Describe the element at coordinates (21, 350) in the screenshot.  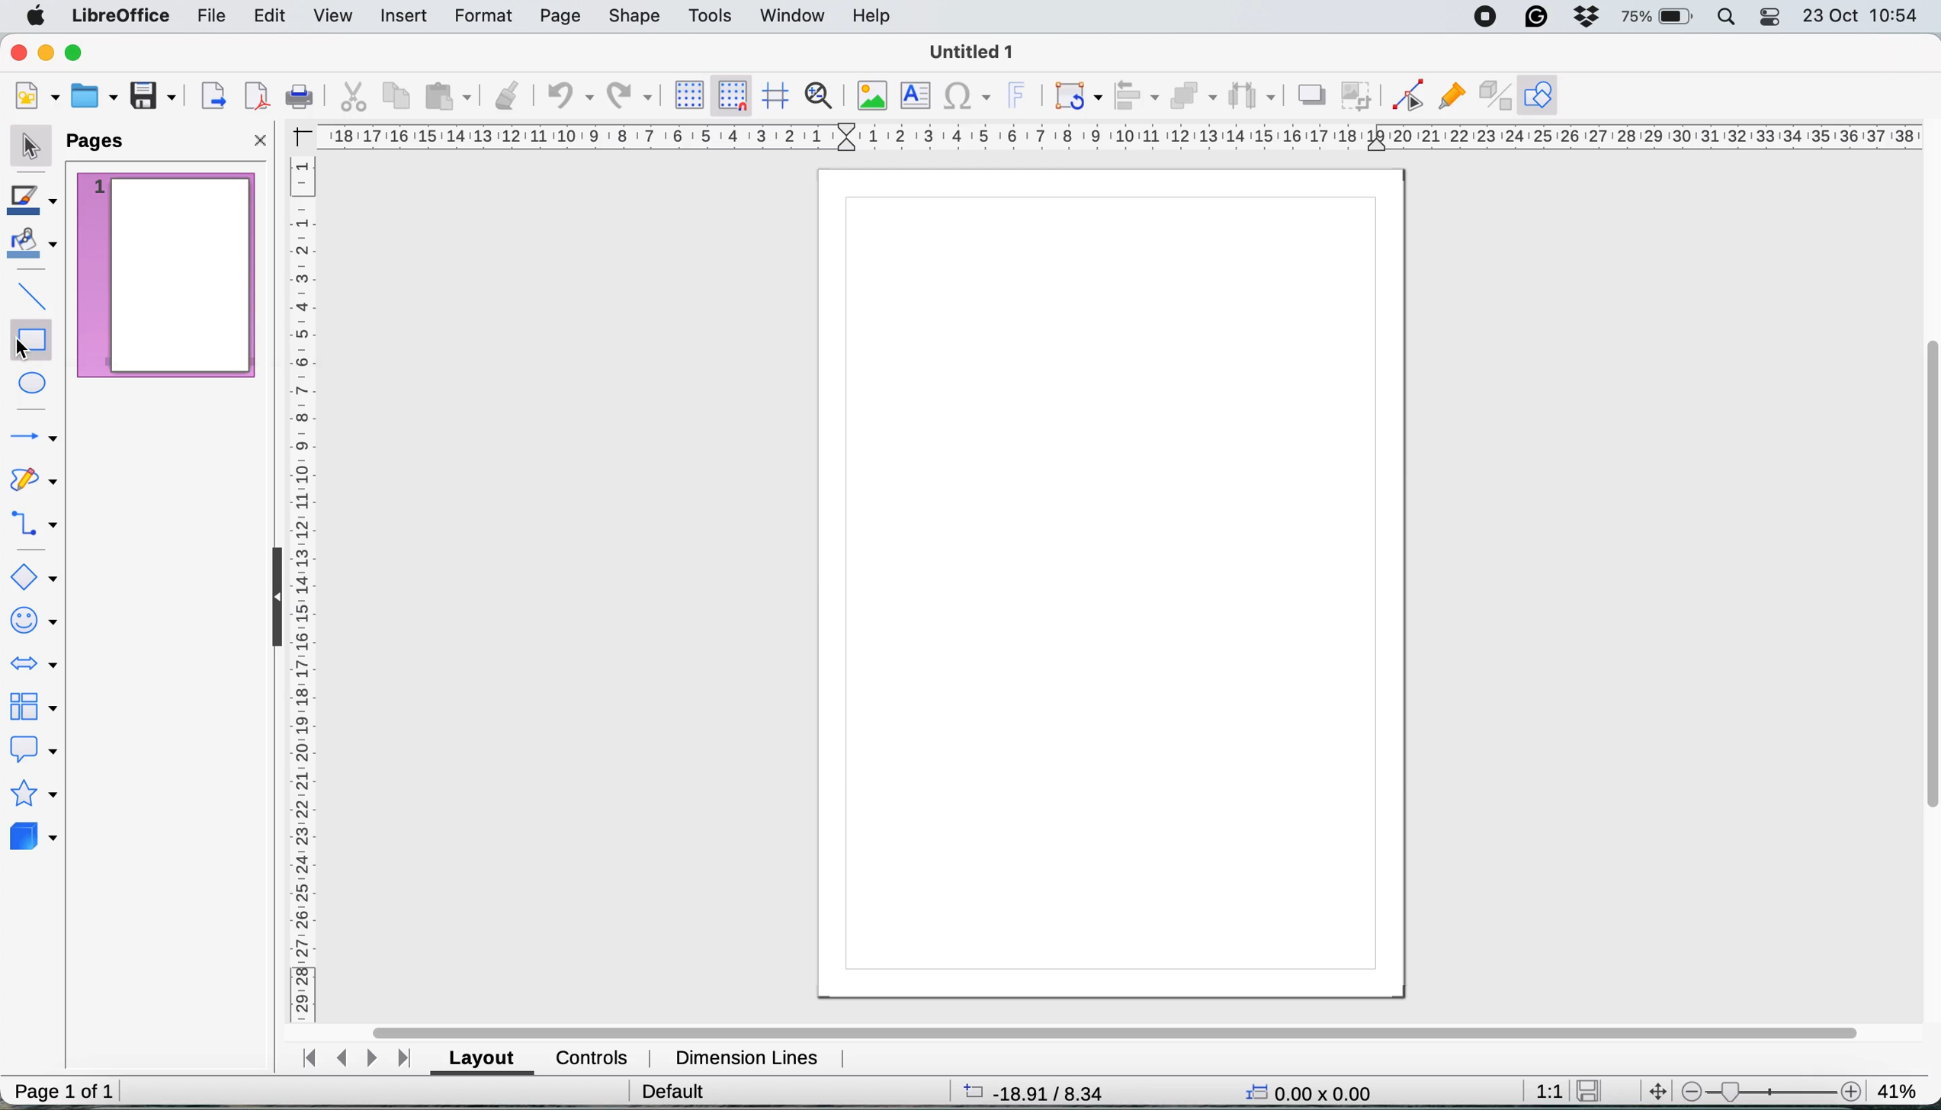
I see `cursor` at that location.